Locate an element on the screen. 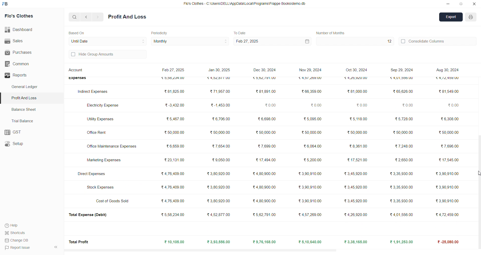 The image size is (481, 255). GST is located at coordinates (31, 132).